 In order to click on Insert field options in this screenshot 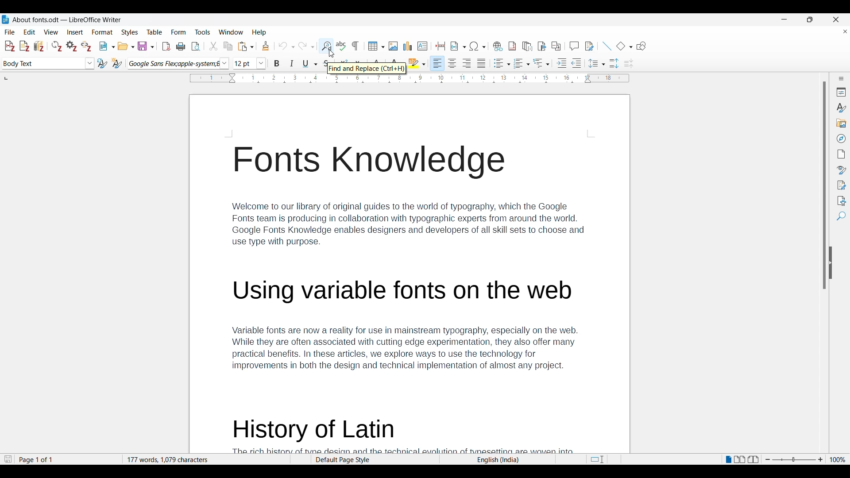, I will do `click(458, 46)`.